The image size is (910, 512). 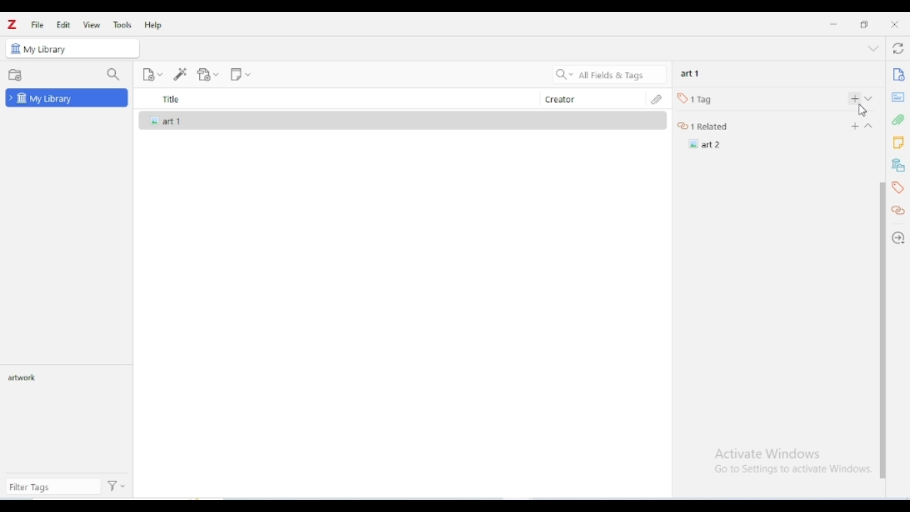 What do you see at coordinates (402, 120) in the screenshot?
I see `art 1` at bounding box center [402, 120].